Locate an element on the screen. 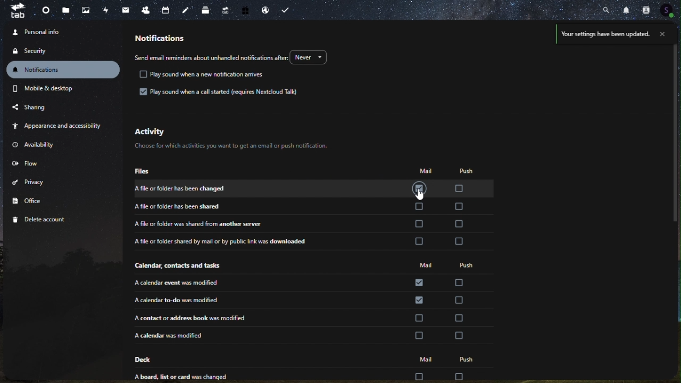 This screenshot has width=681, height=383. a board,list or card was changed is located at coordinates (185, 376).